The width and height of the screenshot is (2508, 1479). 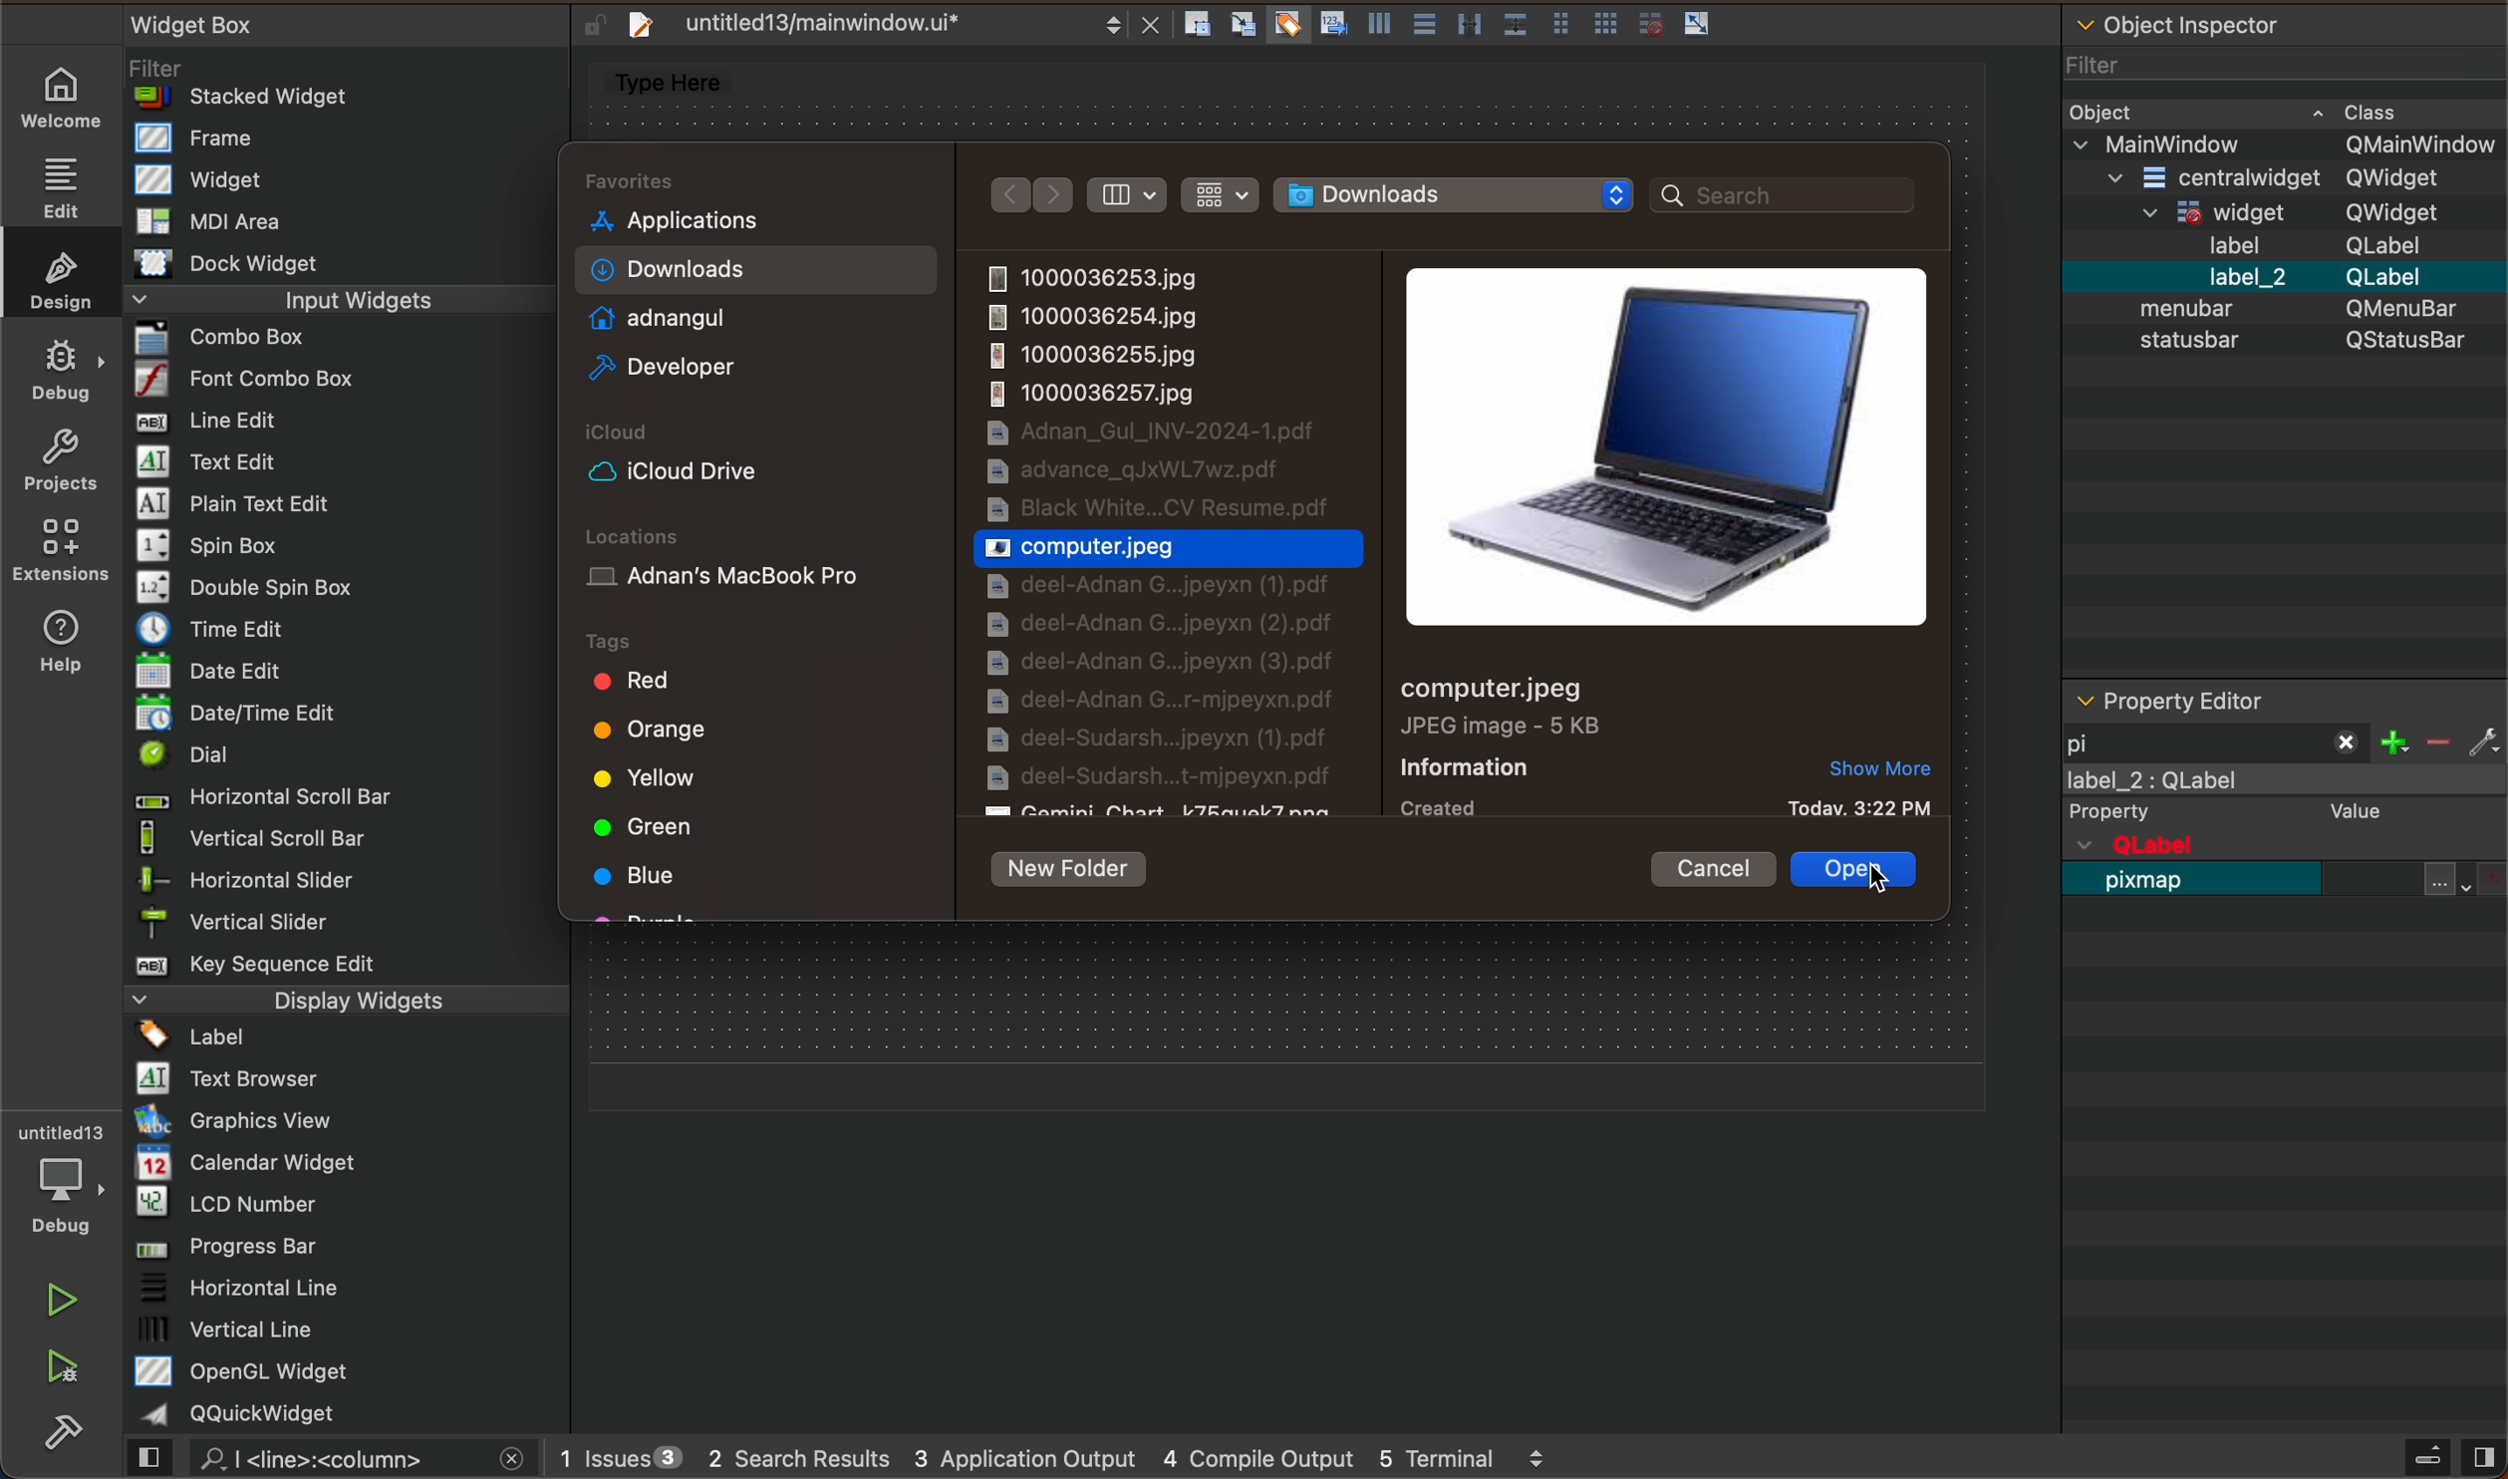 I want to click on image details, so click(x=1489, y=746).